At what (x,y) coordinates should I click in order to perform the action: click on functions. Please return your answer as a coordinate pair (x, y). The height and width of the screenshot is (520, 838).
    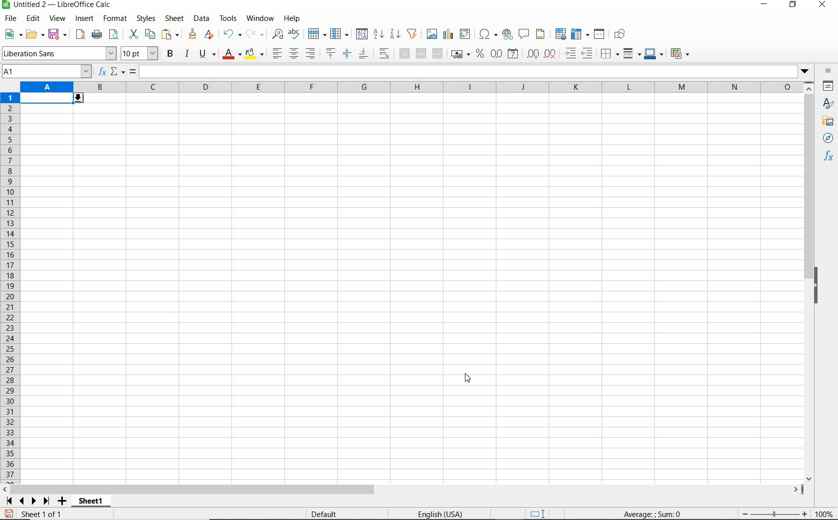
    Looking at the image, I should click on (830, 157).